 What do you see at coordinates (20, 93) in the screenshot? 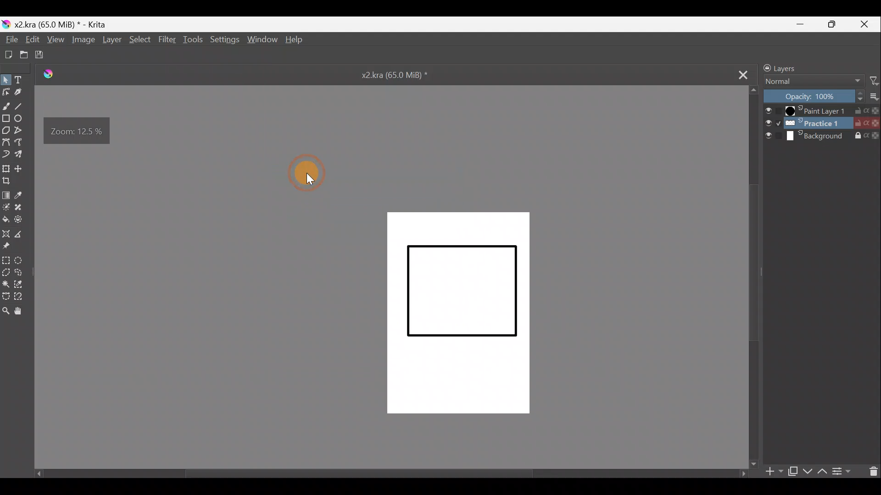
I see `Calligraphy` at bounding box center [20, 93].